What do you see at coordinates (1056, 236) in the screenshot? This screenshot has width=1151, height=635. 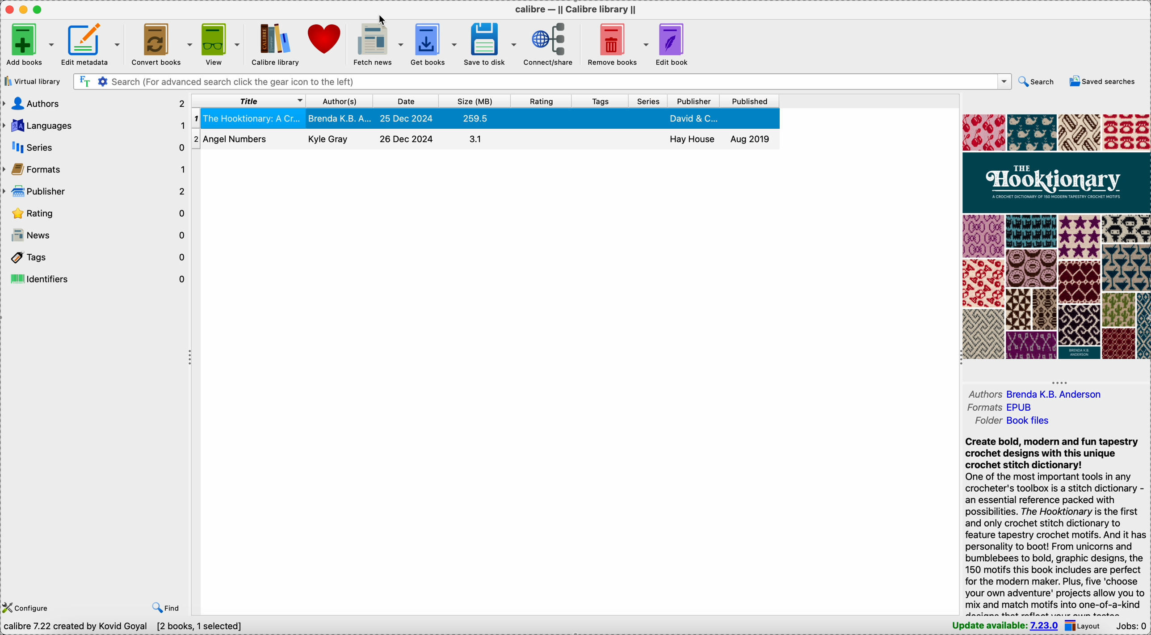 I see `book cover preview` at bounding box center [1056, 236].